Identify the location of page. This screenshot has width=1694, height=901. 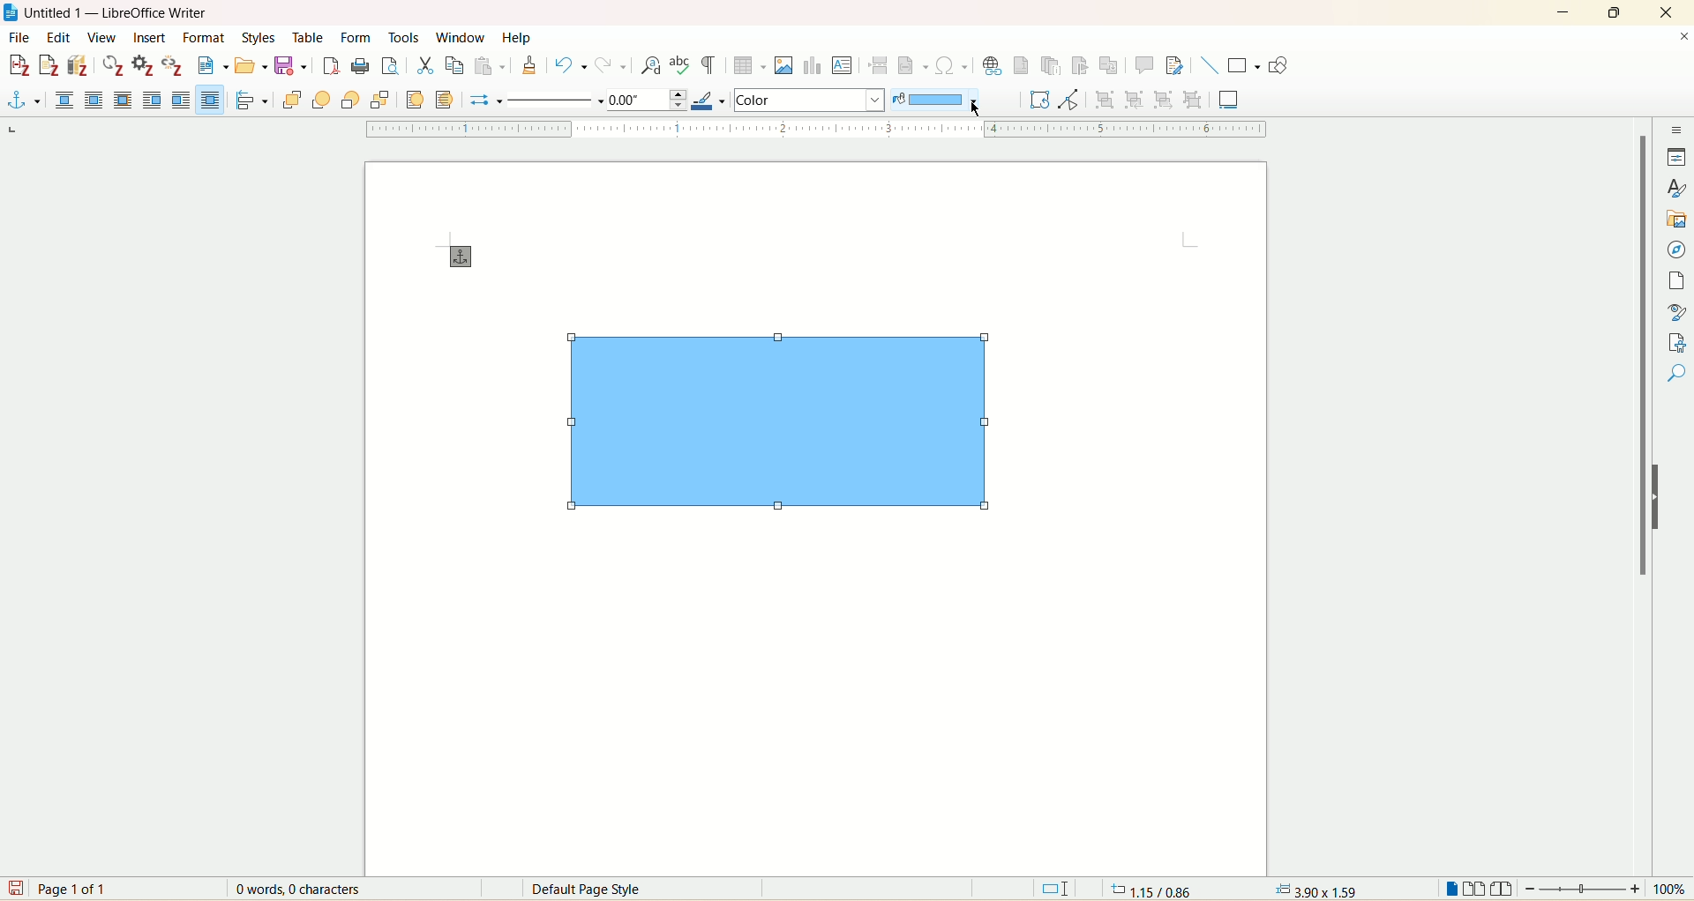
(1675, 282).